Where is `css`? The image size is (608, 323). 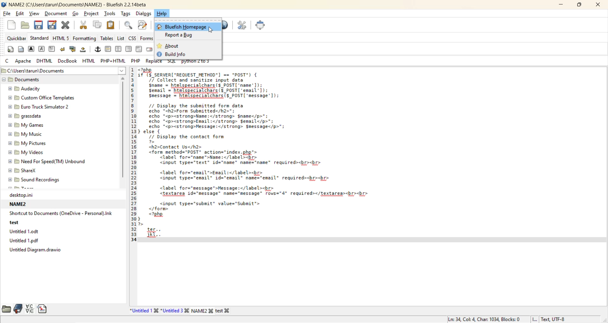
css is located at coordinates (131, 38).